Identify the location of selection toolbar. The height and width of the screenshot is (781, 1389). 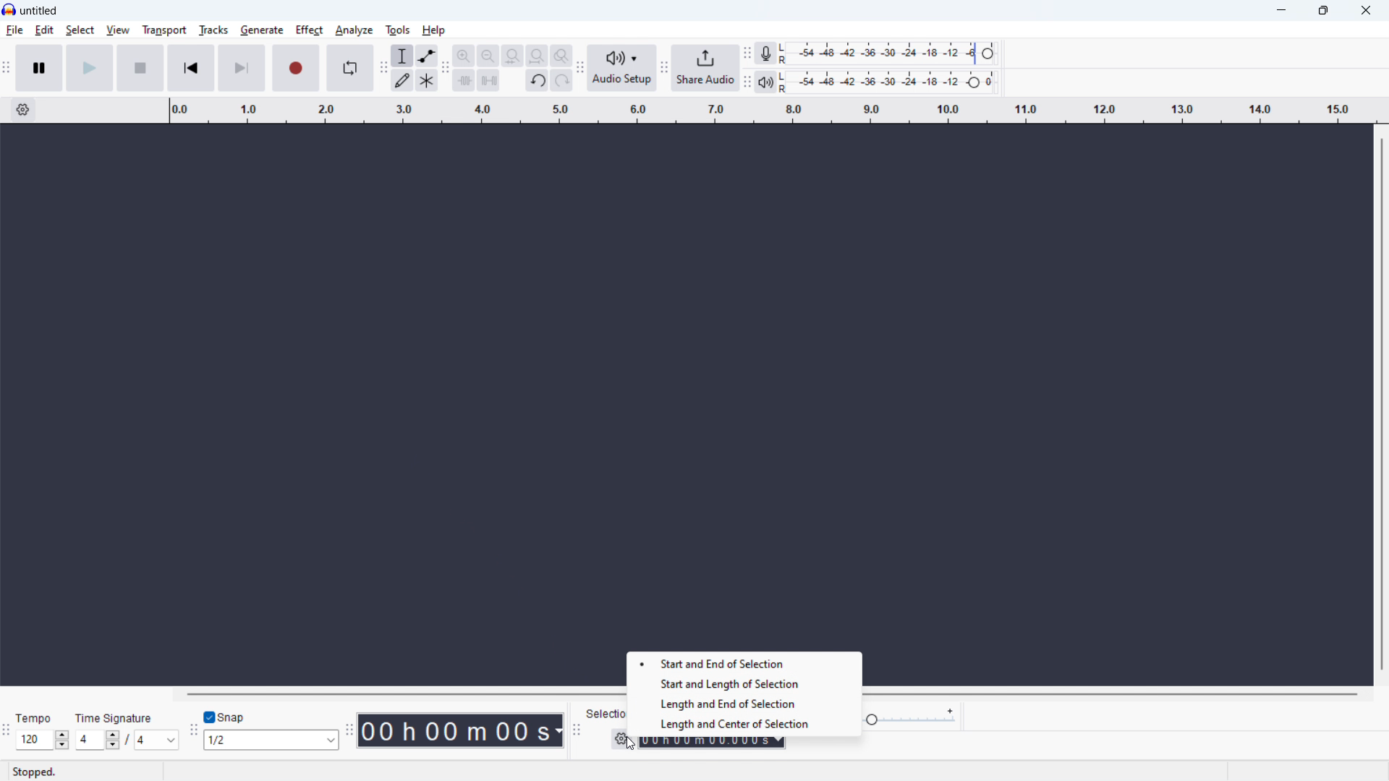
(575, 730).